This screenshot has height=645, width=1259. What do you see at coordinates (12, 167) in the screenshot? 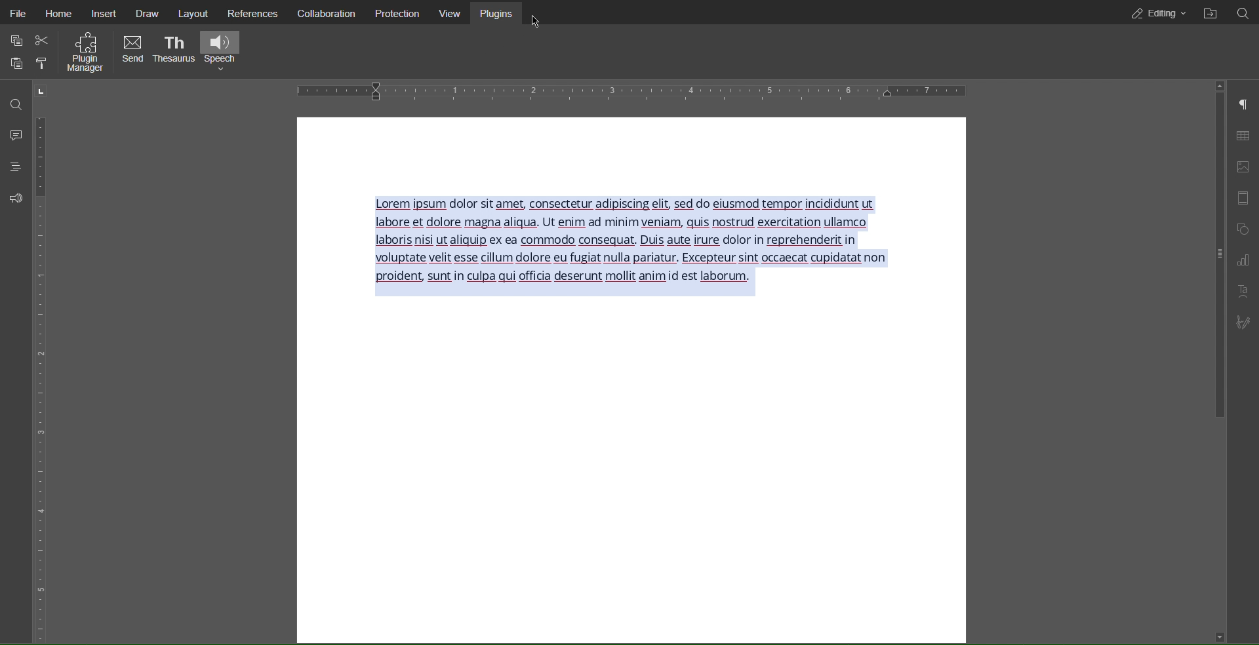
I see `Headings` at bounding box center [12, 167].